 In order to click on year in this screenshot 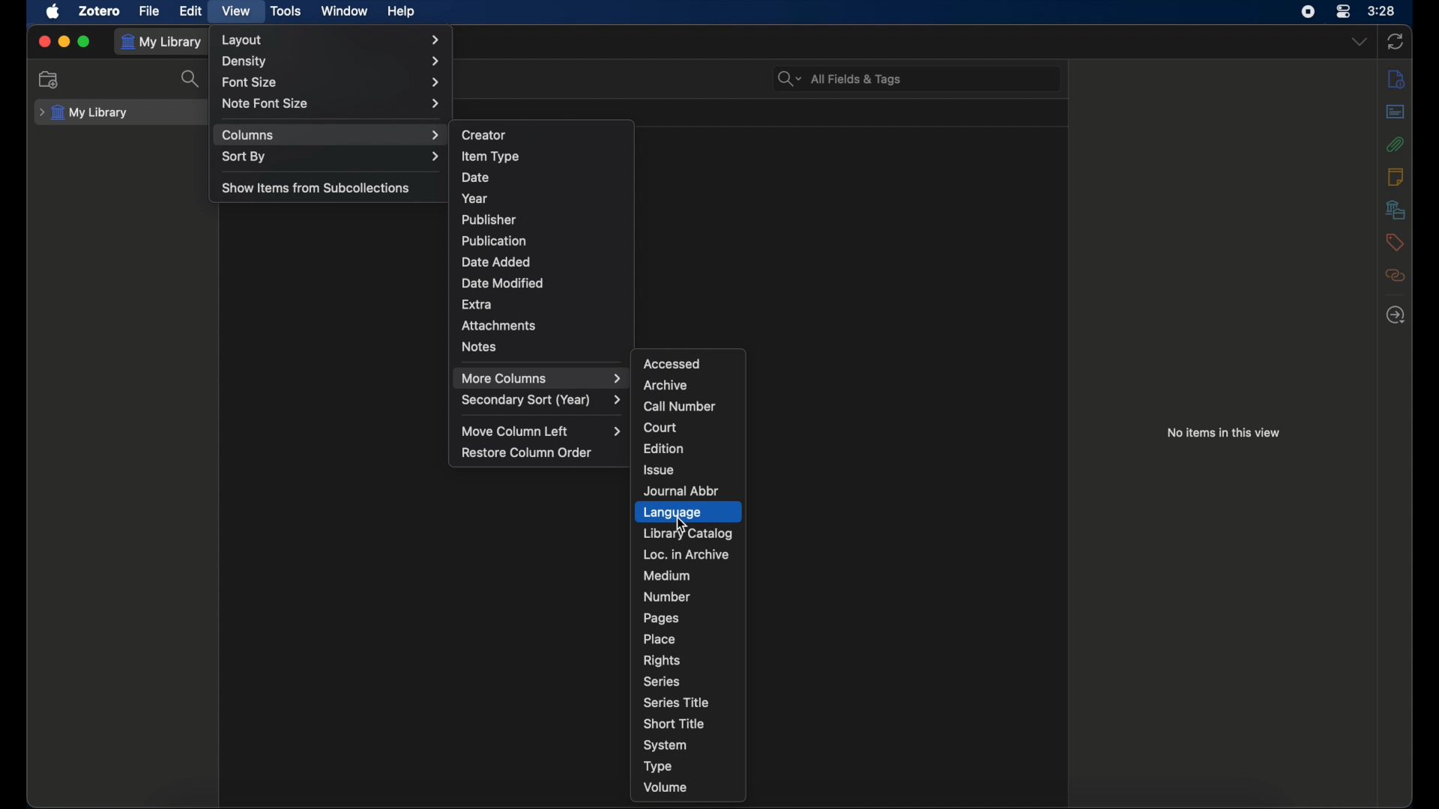, I will do `click(474, 199)`.